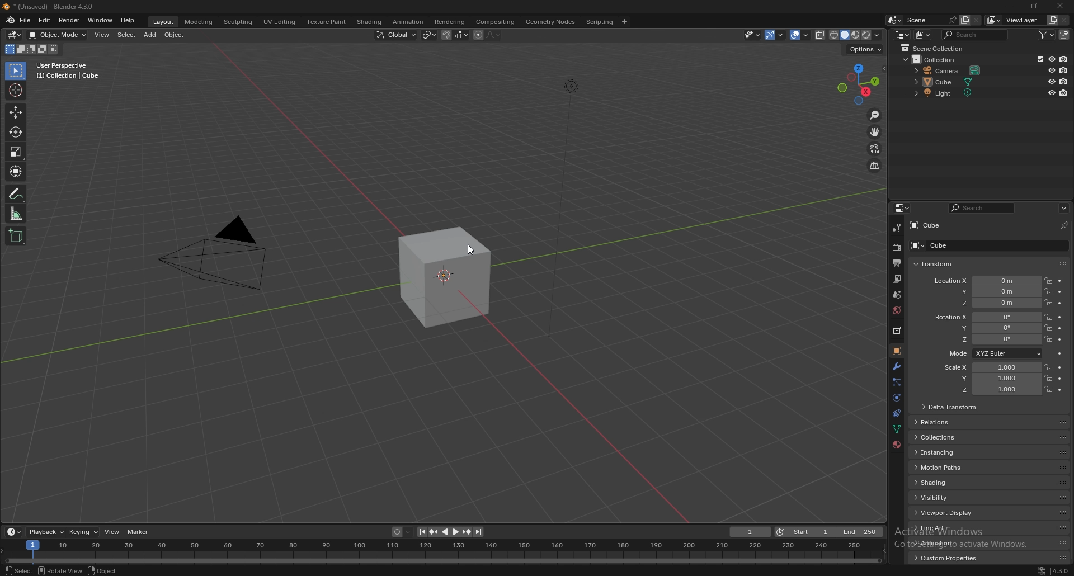 The height and width of the screenshot is (576, 1074). Describe the element at coordinates (864, 49) in the screenshot. I see `options` at that location.